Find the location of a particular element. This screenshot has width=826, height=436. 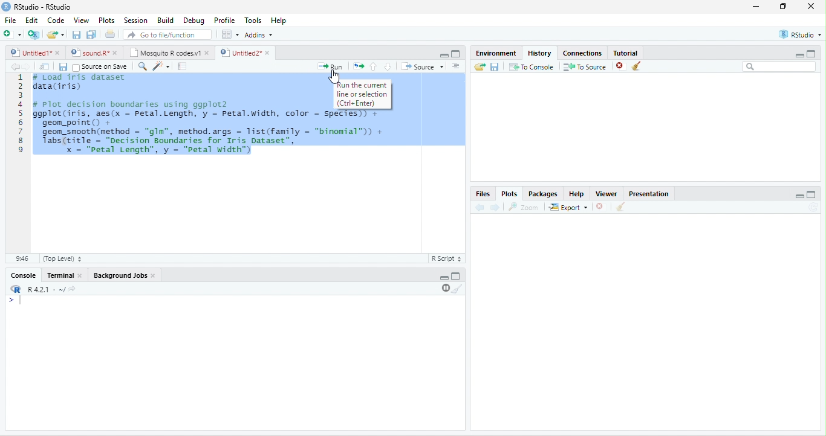

search file is located at coordinates (168, 34).